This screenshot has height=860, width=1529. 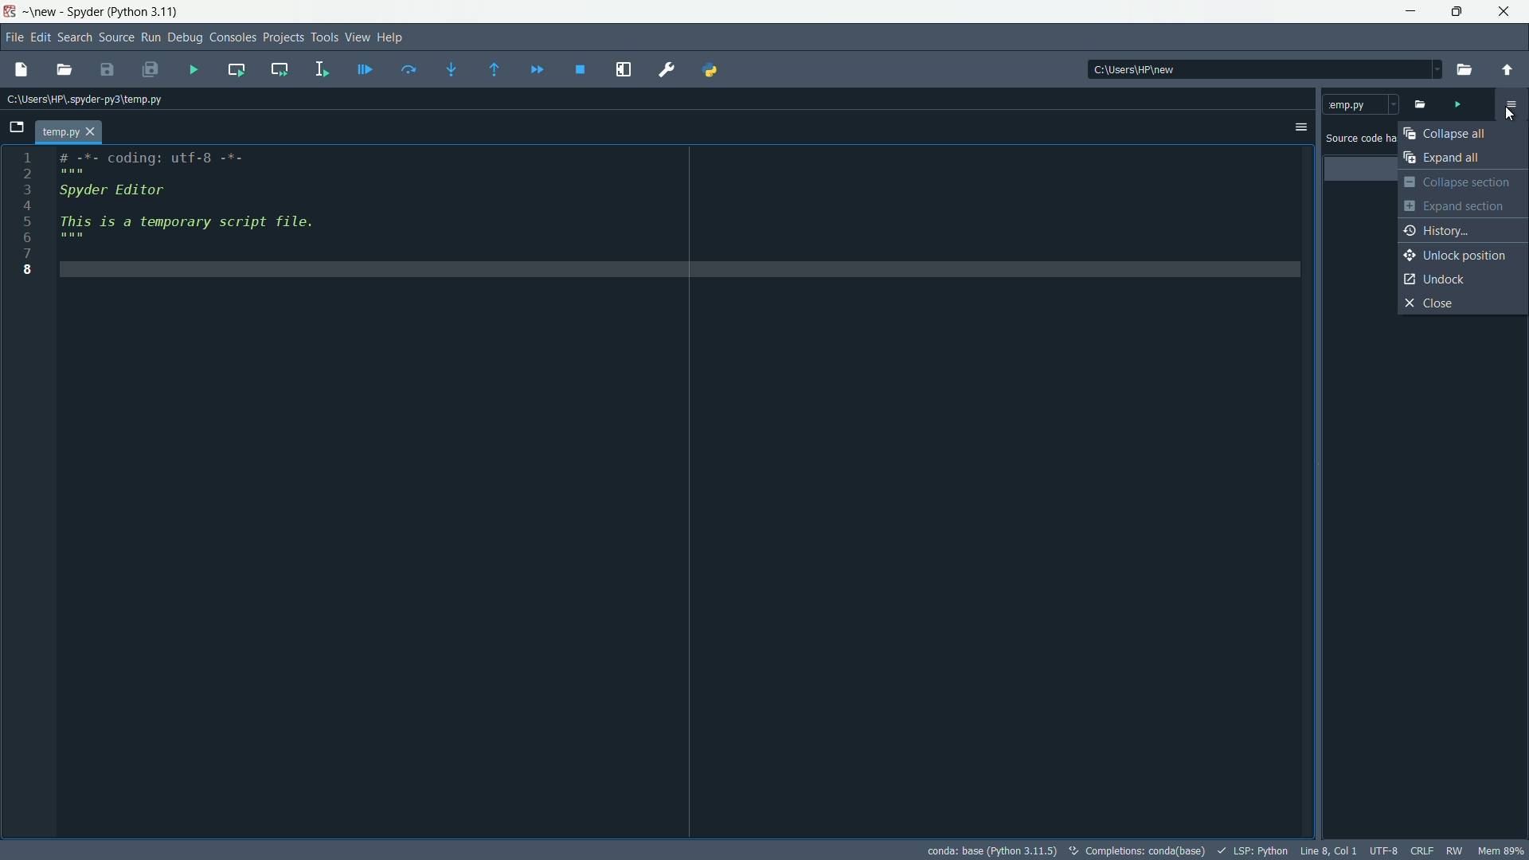 What do you see at coordinates (1254, 850) in the screenshot?
I see `LSP:Python` at bounding box center [1254, 850].